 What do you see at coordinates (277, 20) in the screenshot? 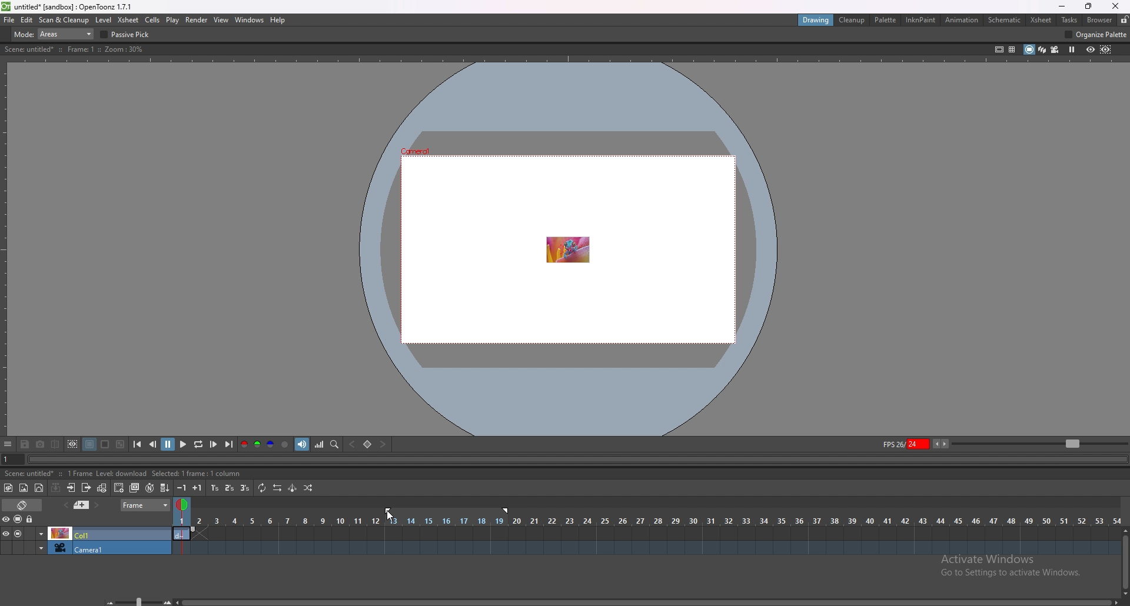
I see `help` at bounding box center [277, 20].